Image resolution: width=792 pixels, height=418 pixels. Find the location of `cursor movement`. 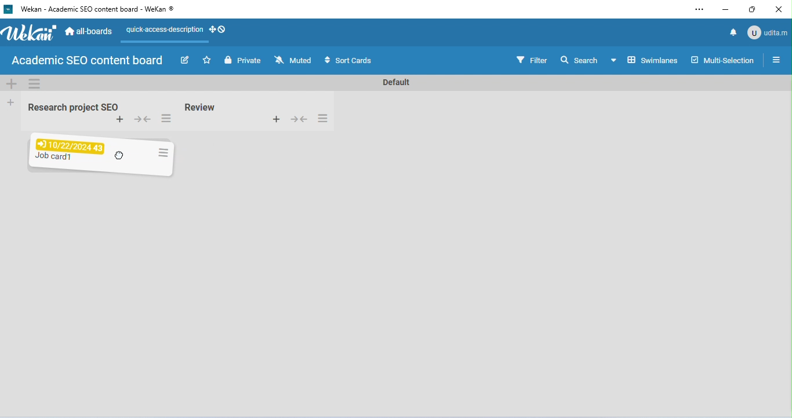

cursor movement is located at coordinates (121, 156).